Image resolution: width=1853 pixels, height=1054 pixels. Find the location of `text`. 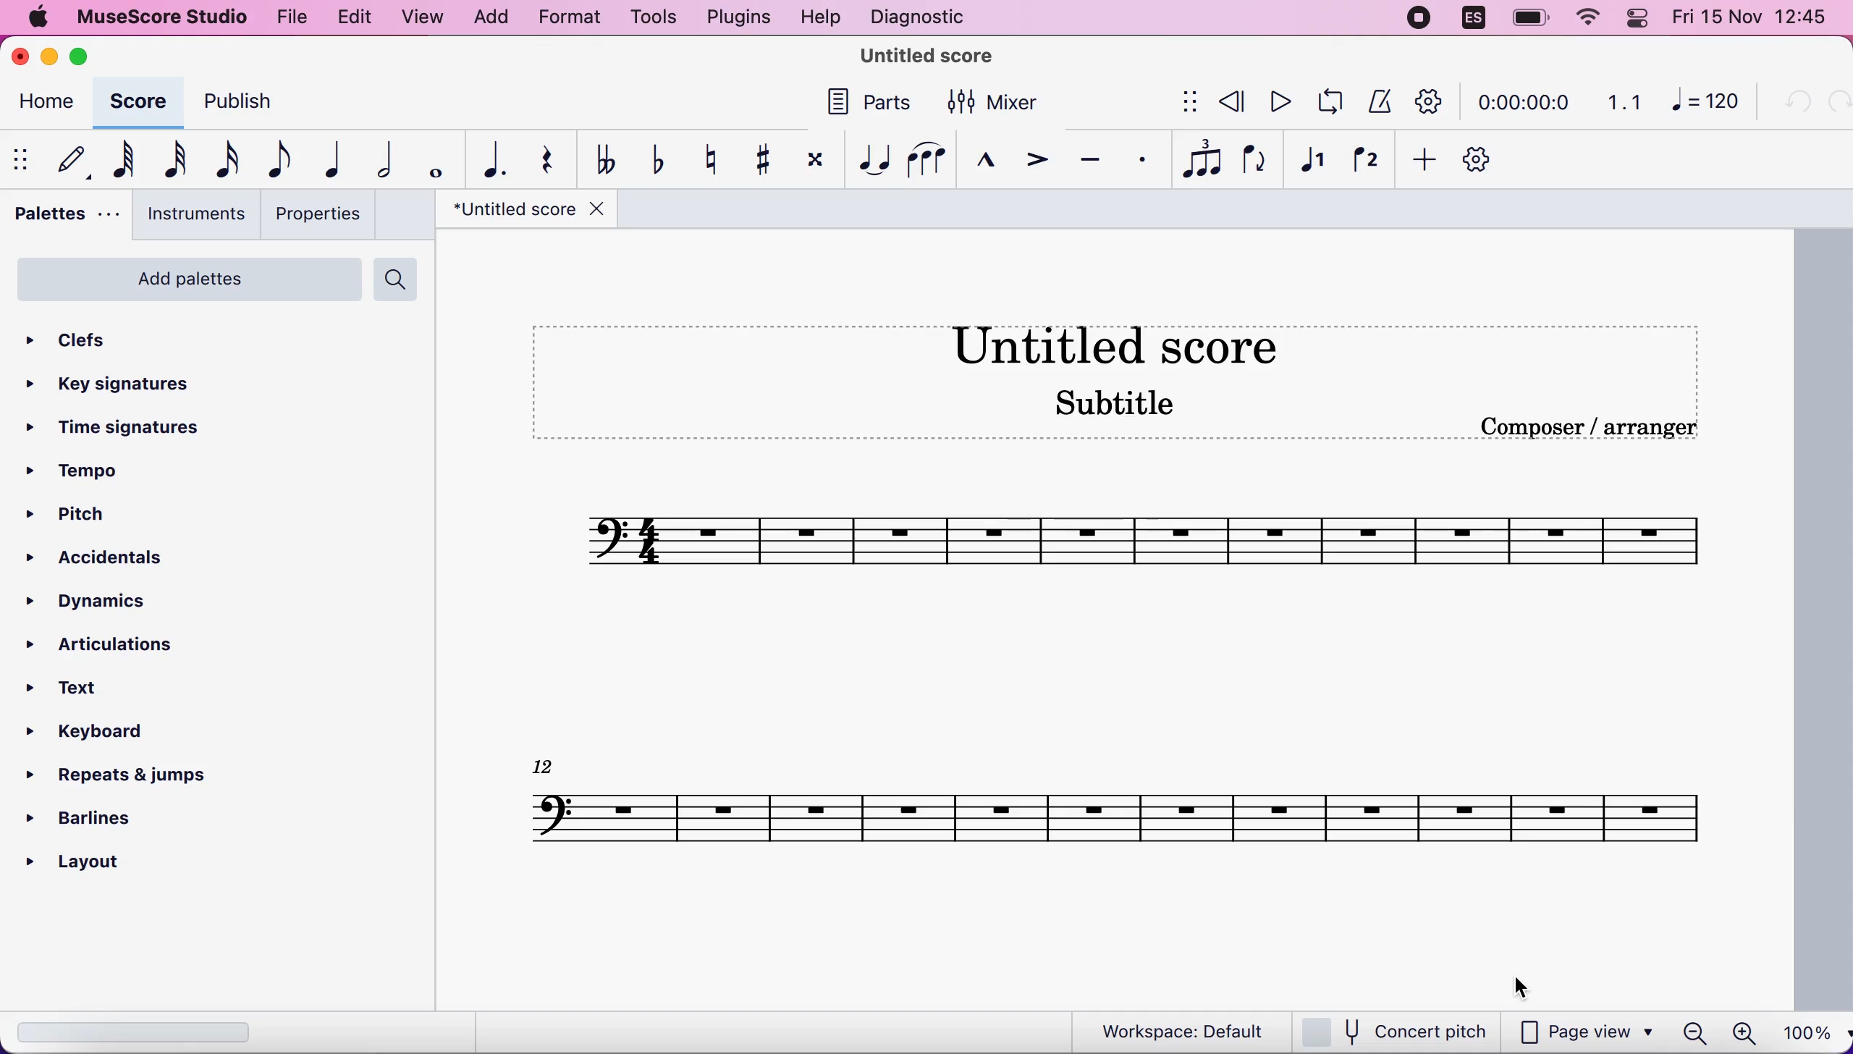

text is located at coordinates (81, 689).